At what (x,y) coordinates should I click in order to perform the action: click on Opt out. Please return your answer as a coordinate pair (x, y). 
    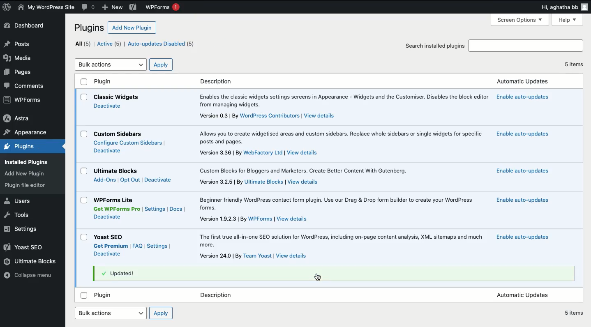
    Looking at the image, I should click on (130, 180).